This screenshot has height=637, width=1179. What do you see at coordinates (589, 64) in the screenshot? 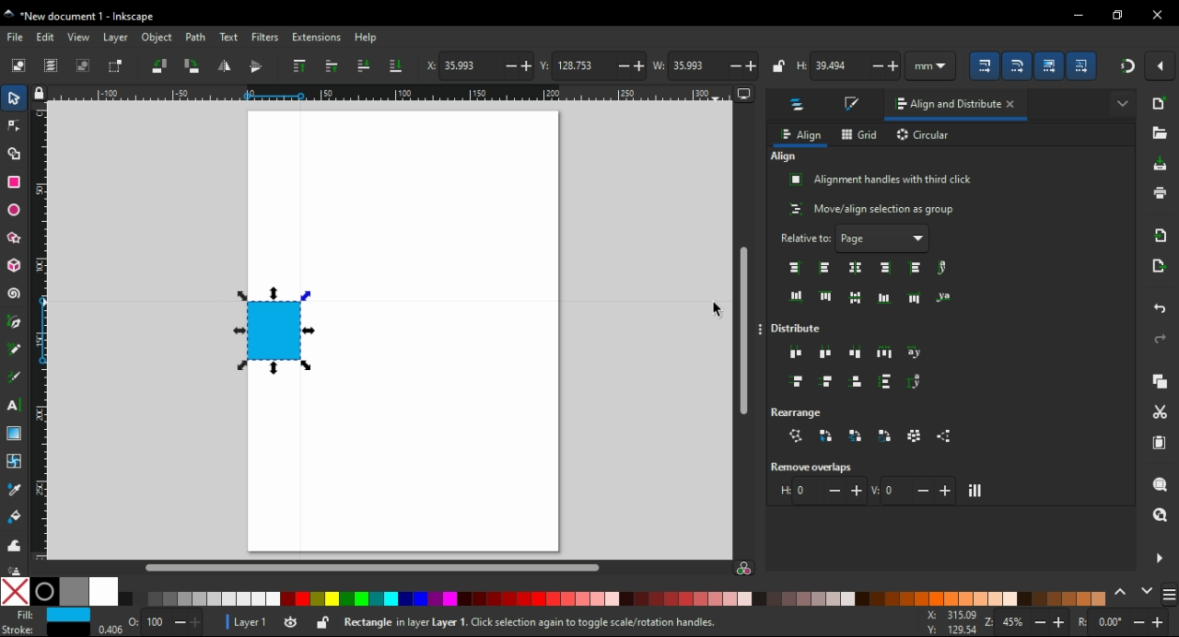
I see `vertical coordinate of selection` at bounding box center [589, 64].